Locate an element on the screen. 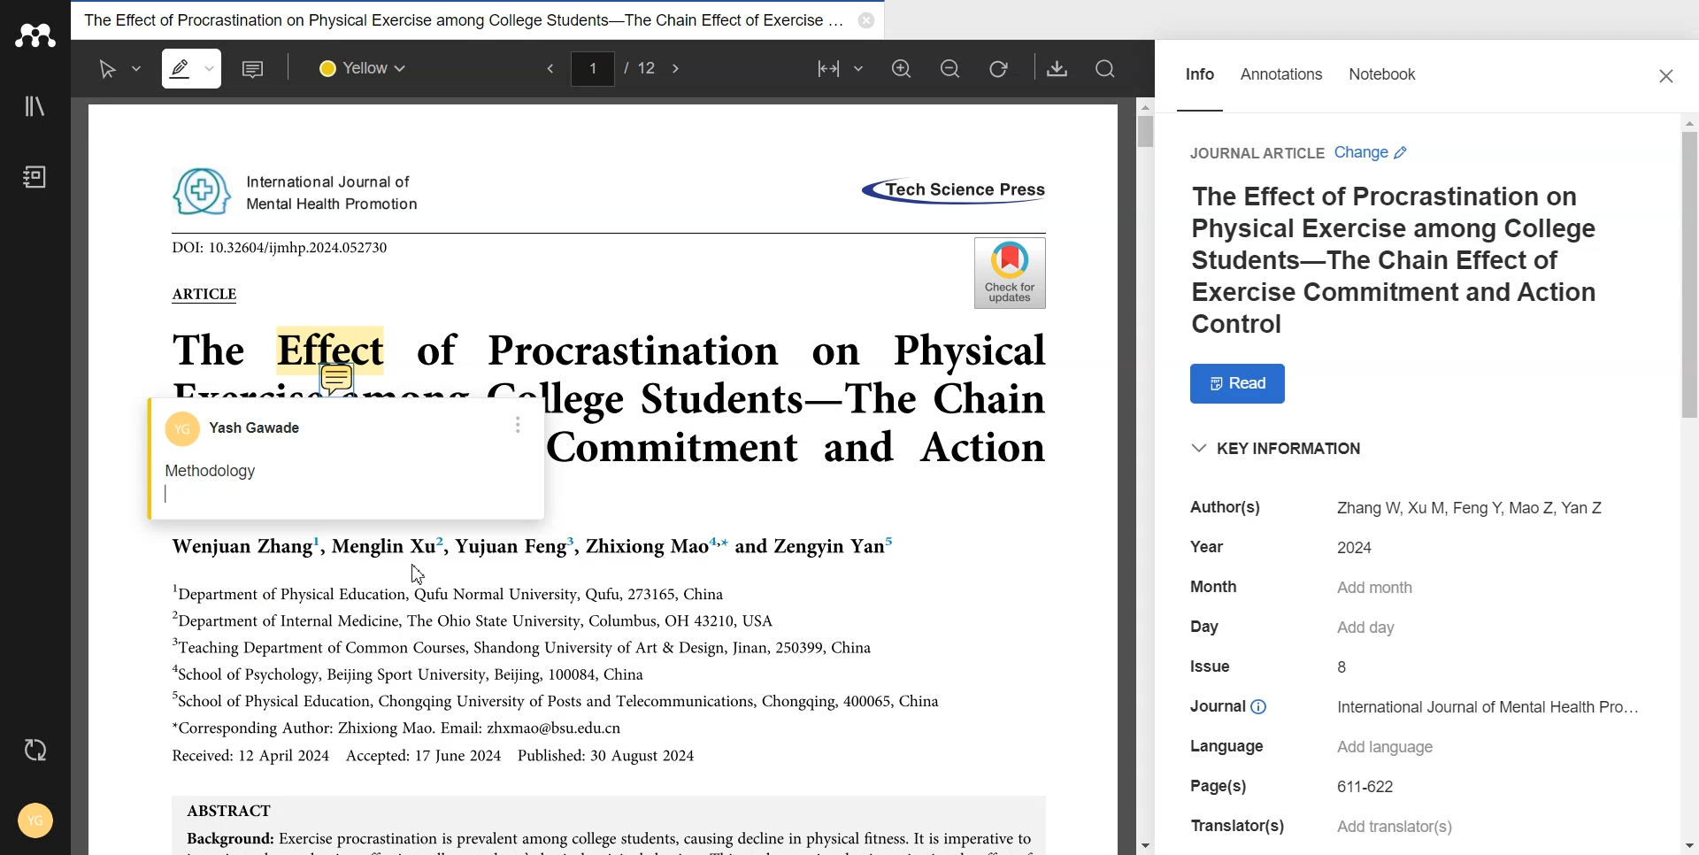  Zoom out is located at coordinates (949, 67).